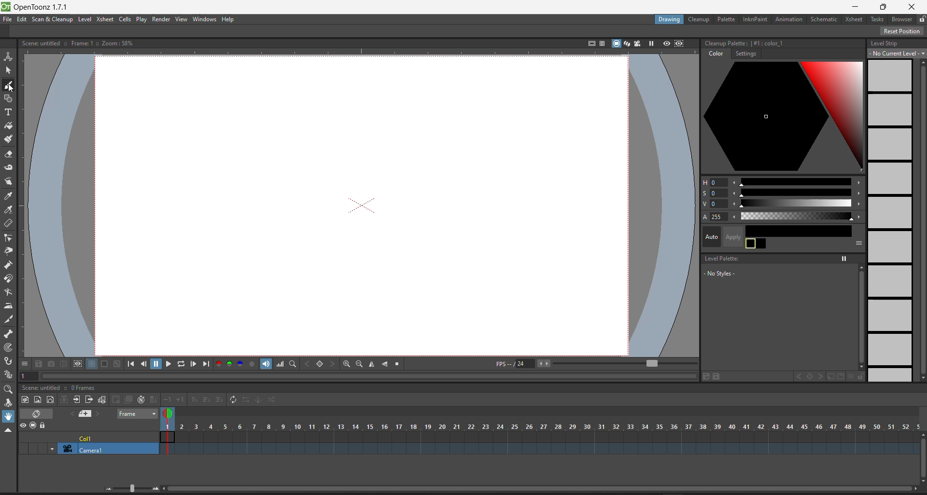  Describe the element at coordinates (858, 243) in the screenshot. I see `show or hide parts of color page` at that location.